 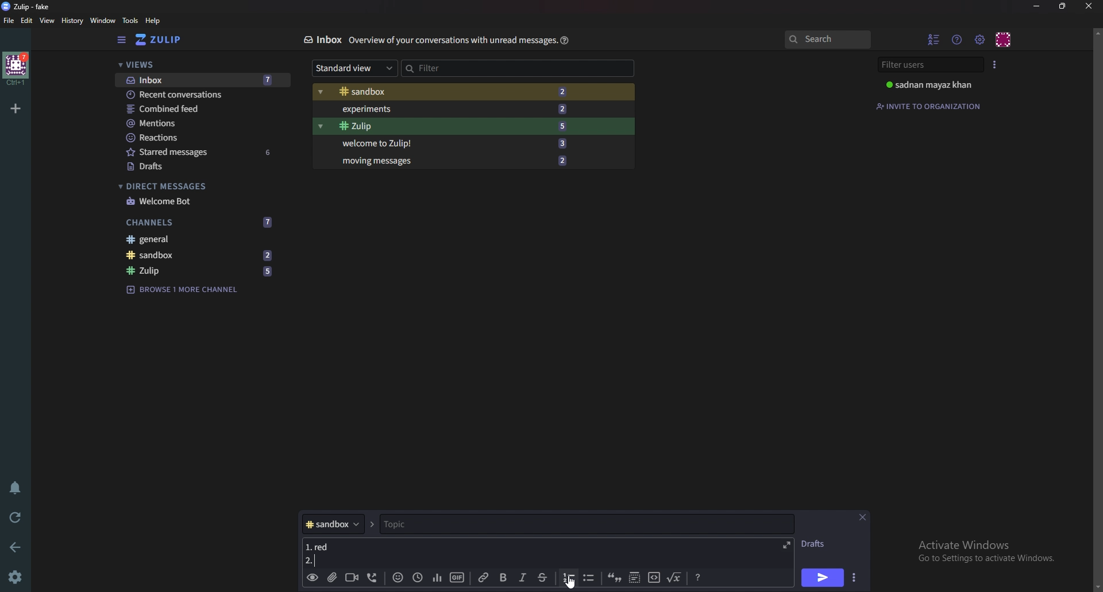 I want to click on Spoiler, so click(x=633, y=579).